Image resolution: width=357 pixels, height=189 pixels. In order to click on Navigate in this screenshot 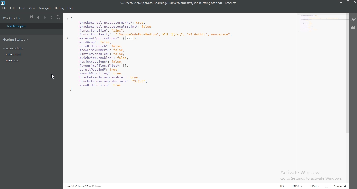, I will do `click(45, 8)`.